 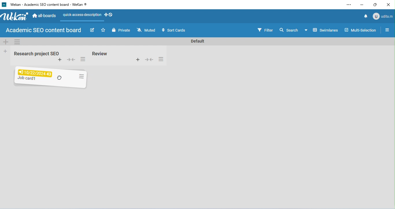 I want to click on maximize, so click(x=376, y=5).